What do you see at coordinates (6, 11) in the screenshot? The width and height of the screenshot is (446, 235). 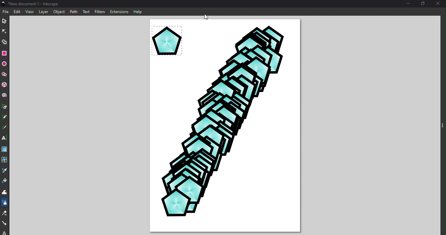 I see `File` at bounding box center [6, 11].